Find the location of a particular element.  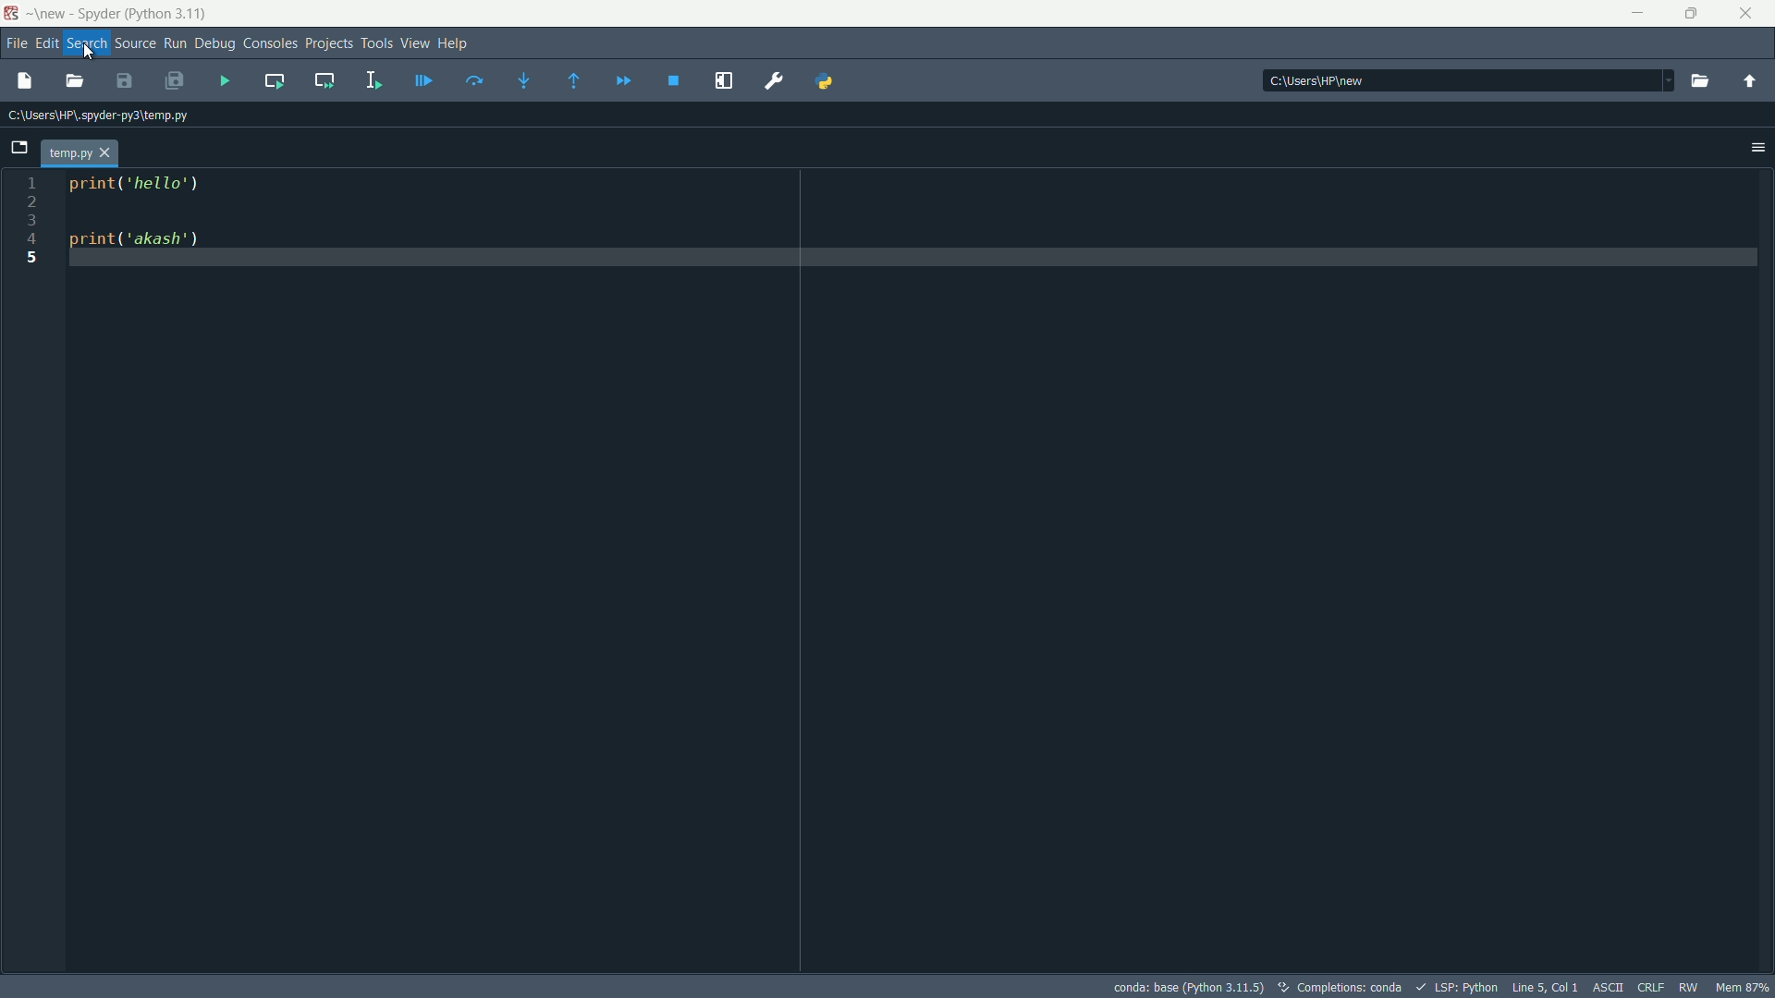

run until current function is located at coordinates (578, 82).